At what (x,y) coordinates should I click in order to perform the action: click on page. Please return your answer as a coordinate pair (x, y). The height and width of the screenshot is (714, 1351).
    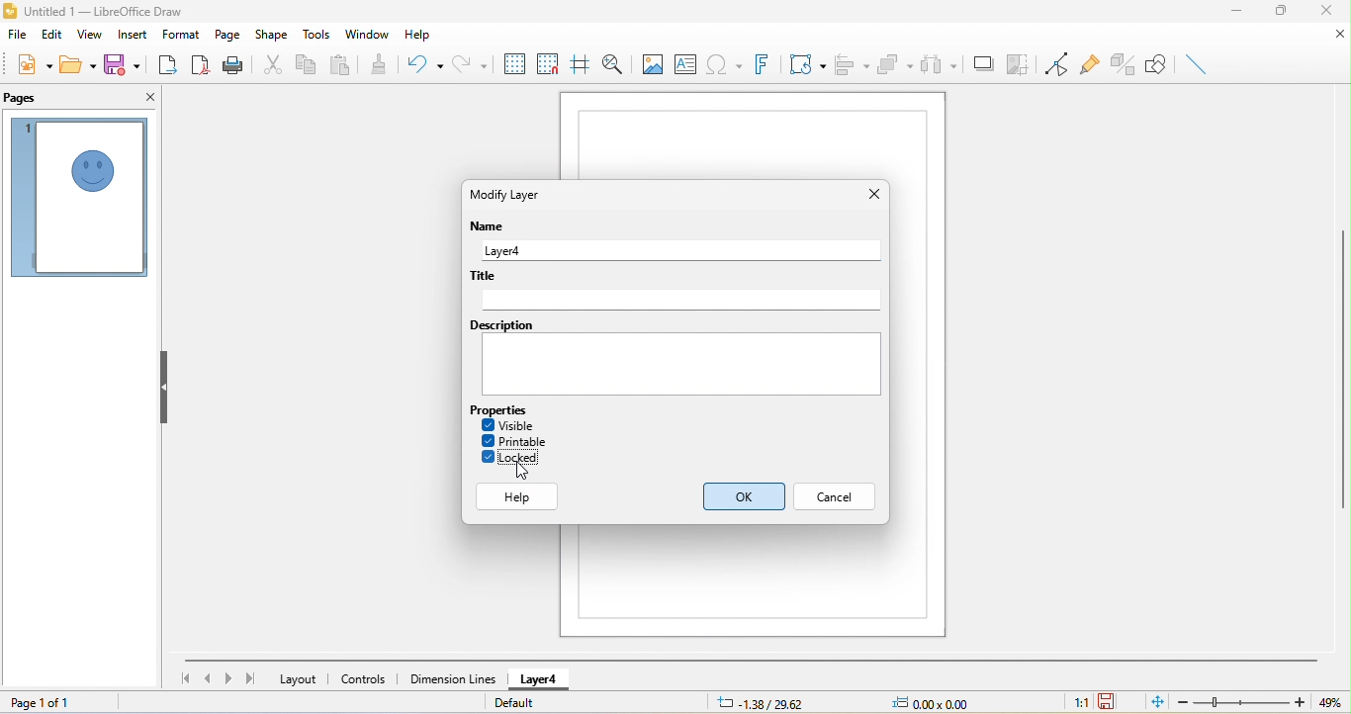
    Looking at the image, I should click on (226, 36).